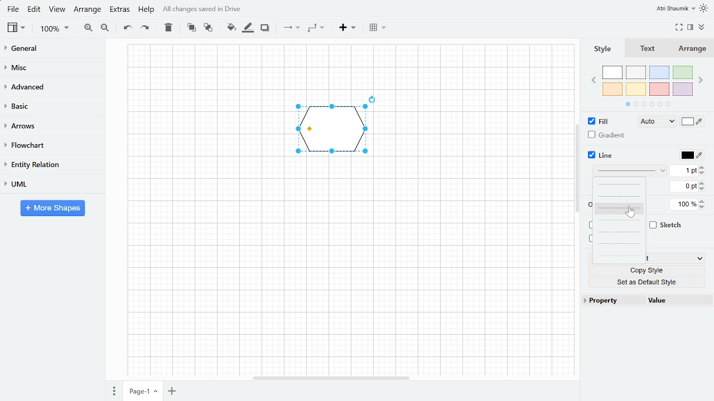  Describe the element at coordinates (691, 49) in the screenshot. I see `Arrange` at that location.